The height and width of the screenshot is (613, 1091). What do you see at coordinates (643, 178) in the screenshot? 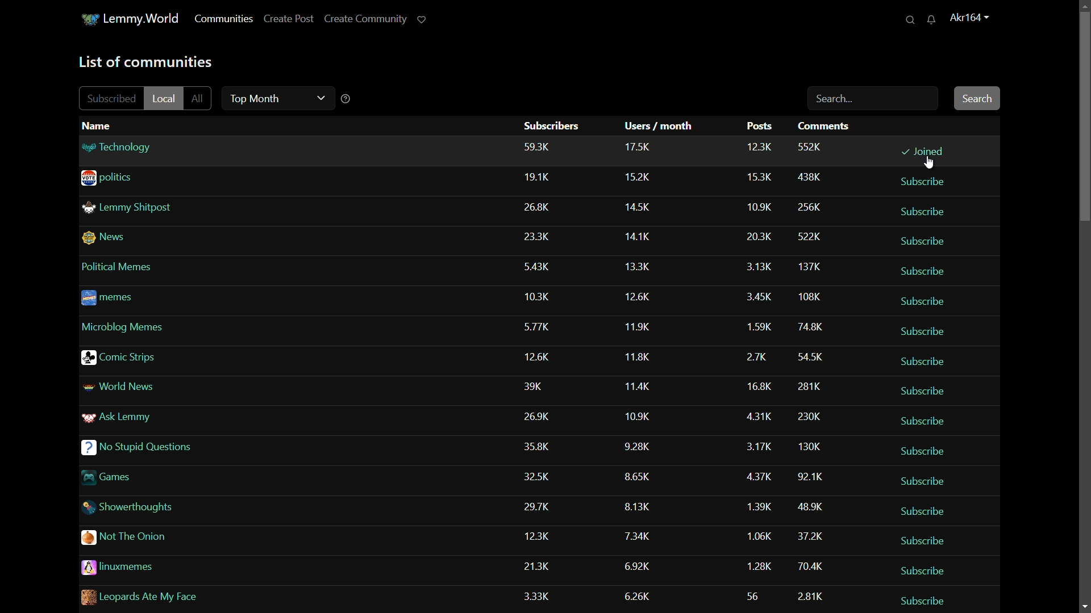
I see `user per month` at bounding box center [643, 178].